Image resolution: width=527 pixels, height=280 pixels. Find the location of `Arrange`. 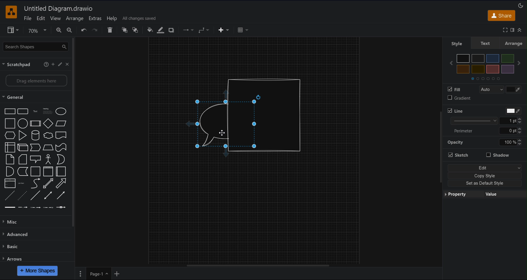

Arrange is located at coordinates (515, 43).